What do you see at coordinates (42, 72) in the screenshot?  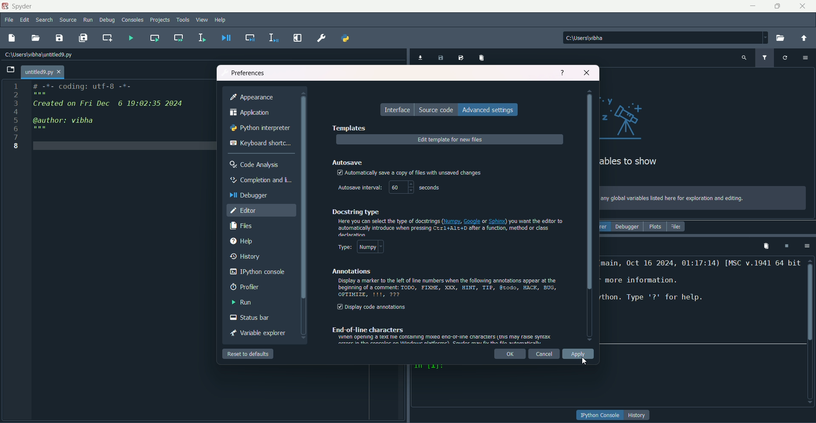 I see `tab name` at bounding box center [42, 72].